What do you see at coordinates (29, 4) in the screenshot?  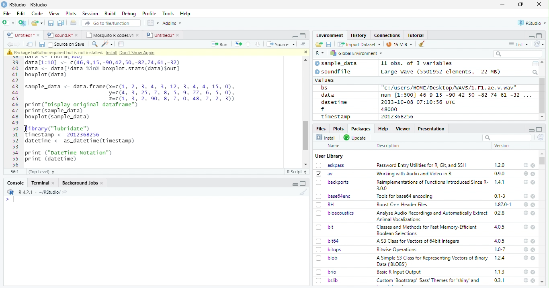 I see `RStudio - RStudio` at bounding box center [29, 4].